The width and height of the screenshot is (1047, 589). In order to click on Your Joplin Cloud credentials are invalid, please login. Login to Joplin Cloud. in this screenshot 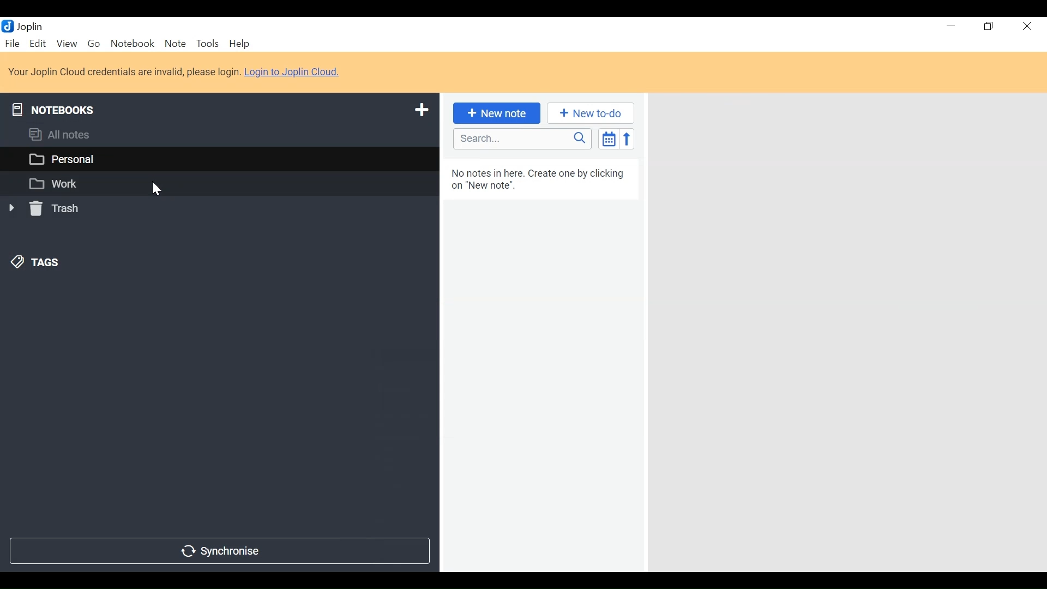, I will do `click(178, 71)`.